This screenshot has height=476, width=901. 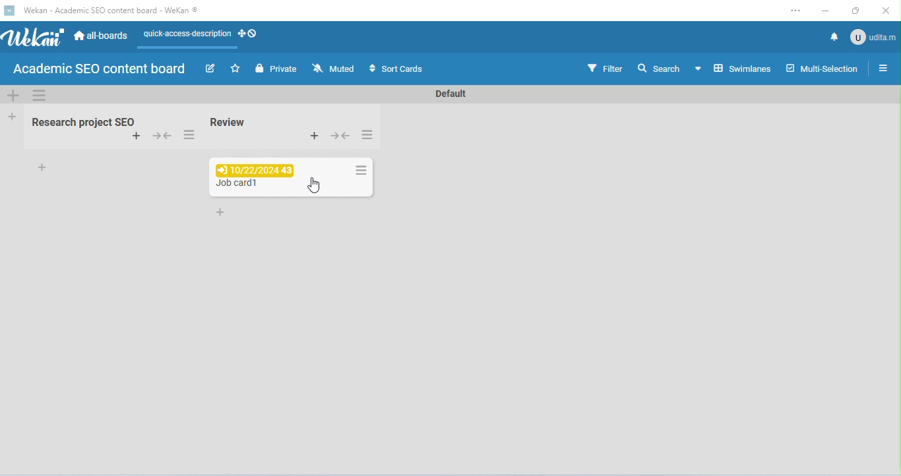 What do you see at coordinates (13, 116) in the screenshot?
I see `add list` at bounding box center [13, 116].